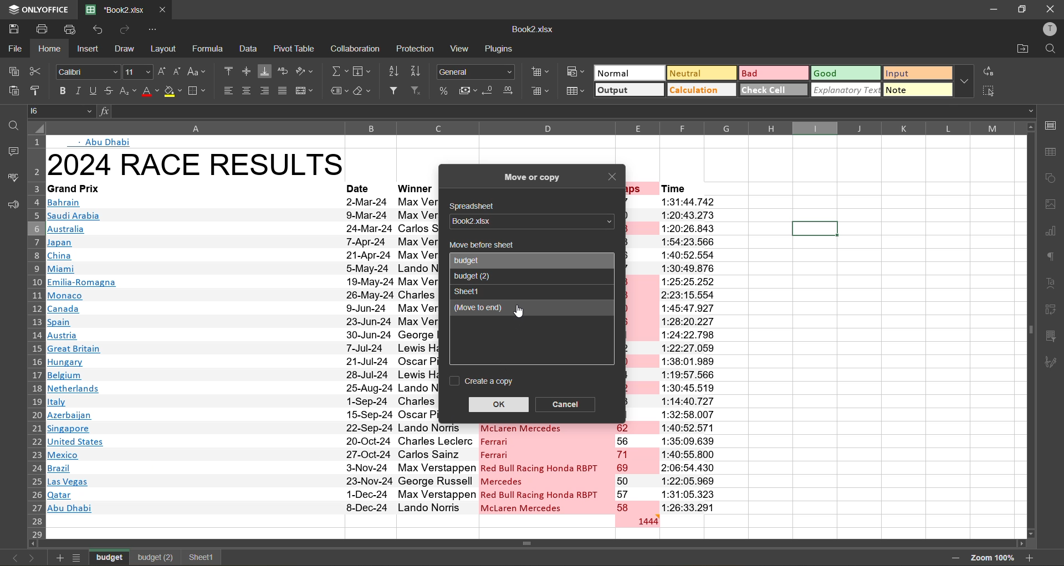 Image resolution: width=1064 pixels, height=566 pixels. I want to click on percent, so click(445, 90).